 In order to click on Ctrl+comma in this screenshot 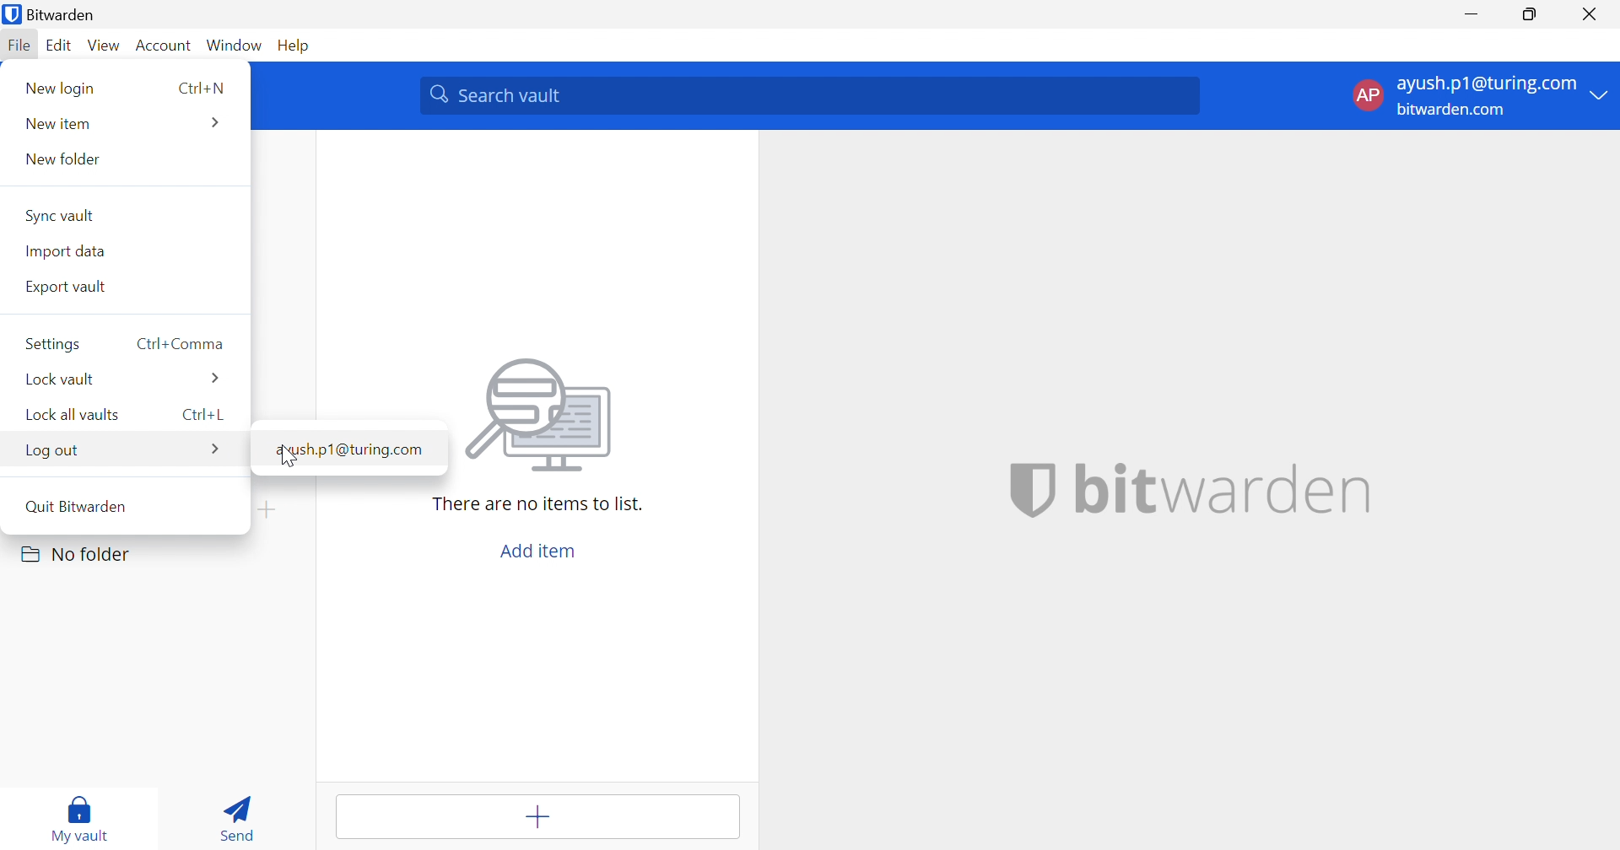, I will do `click(181, 344)`.